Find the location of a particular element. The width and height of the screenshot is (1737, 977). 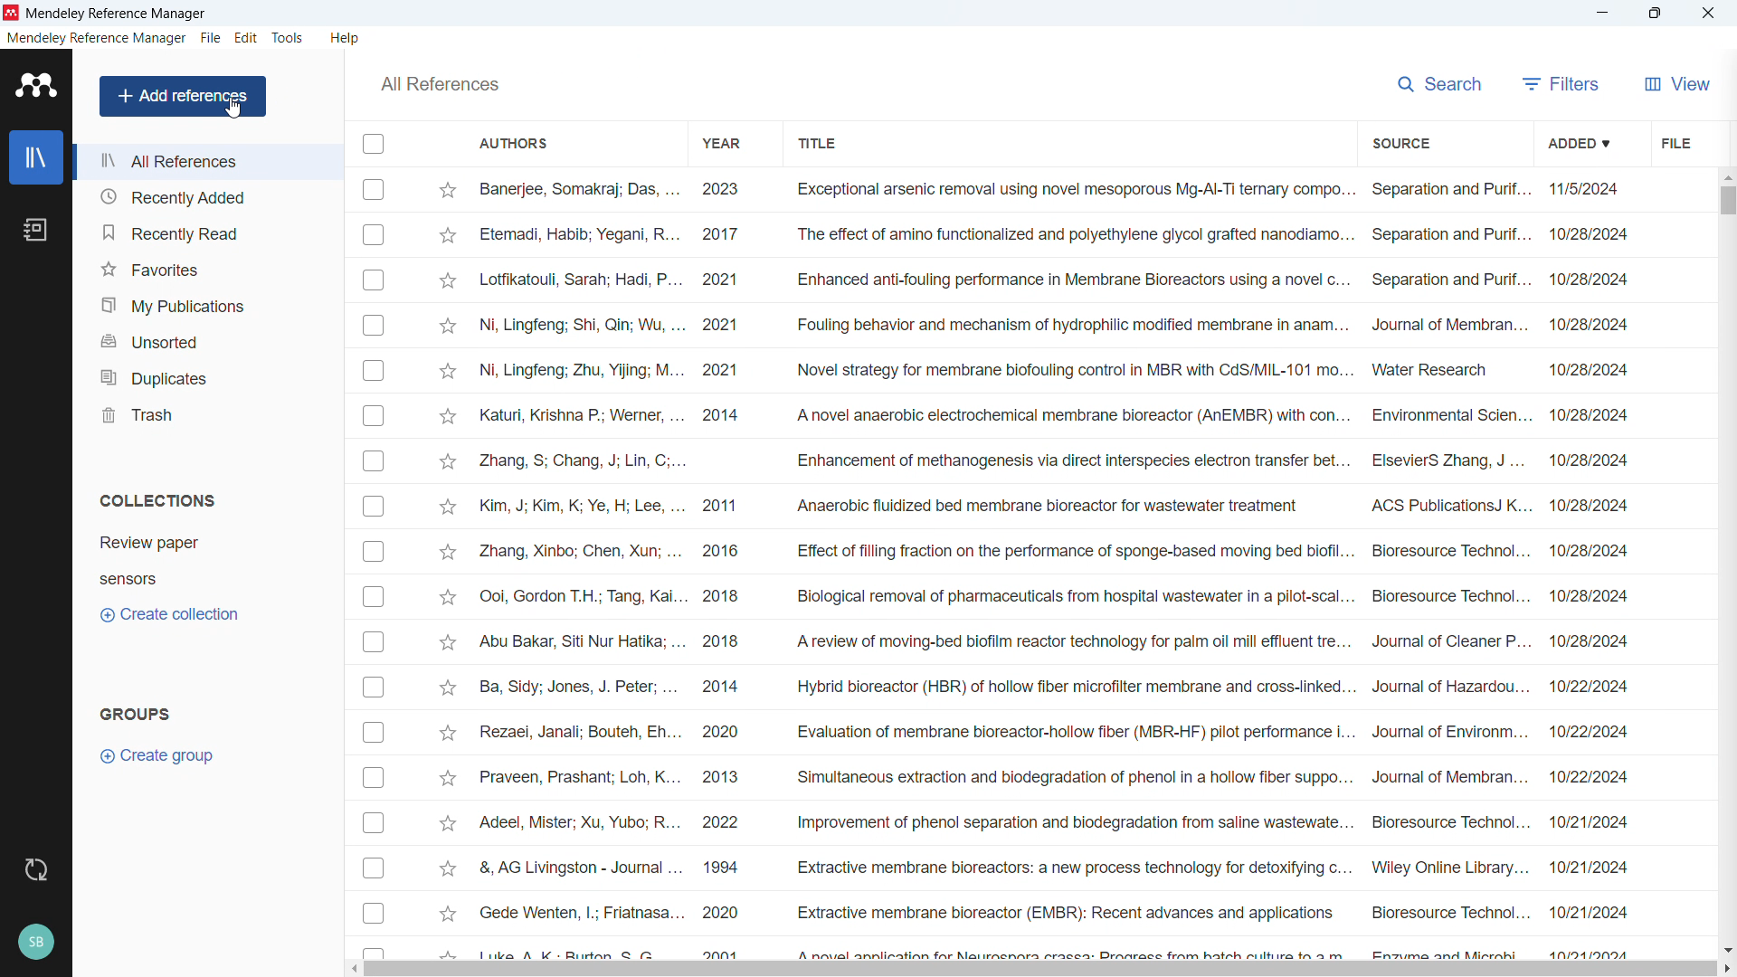

minimise  is located at coordinates (1603, 14).